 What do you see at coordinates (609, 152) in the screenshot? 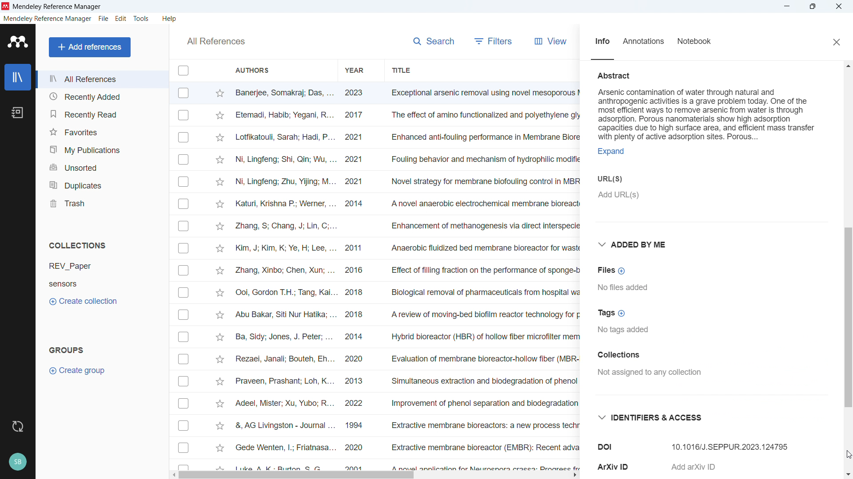
I see `expand` at bounding box center [609, 152].